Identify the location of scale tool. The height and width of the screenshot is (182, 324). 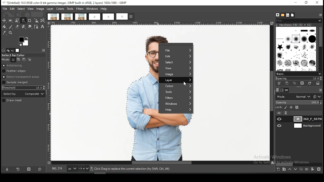
(36, 21).